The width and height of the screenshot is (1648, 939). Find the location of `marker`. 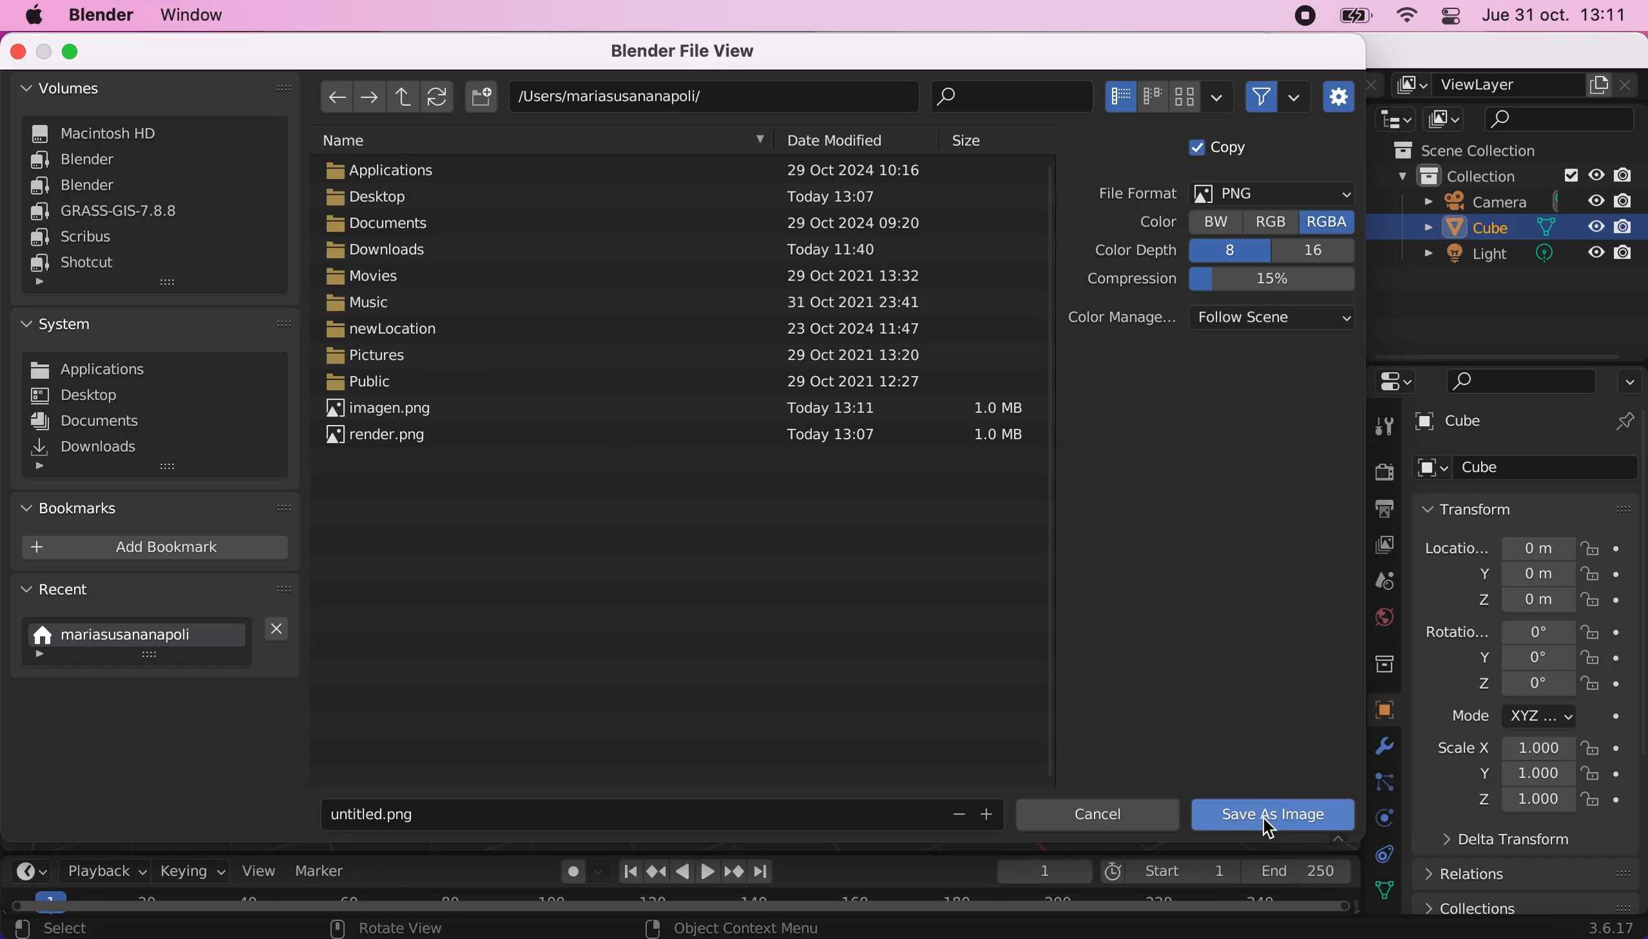

marker is located at coordinates (330, 873).